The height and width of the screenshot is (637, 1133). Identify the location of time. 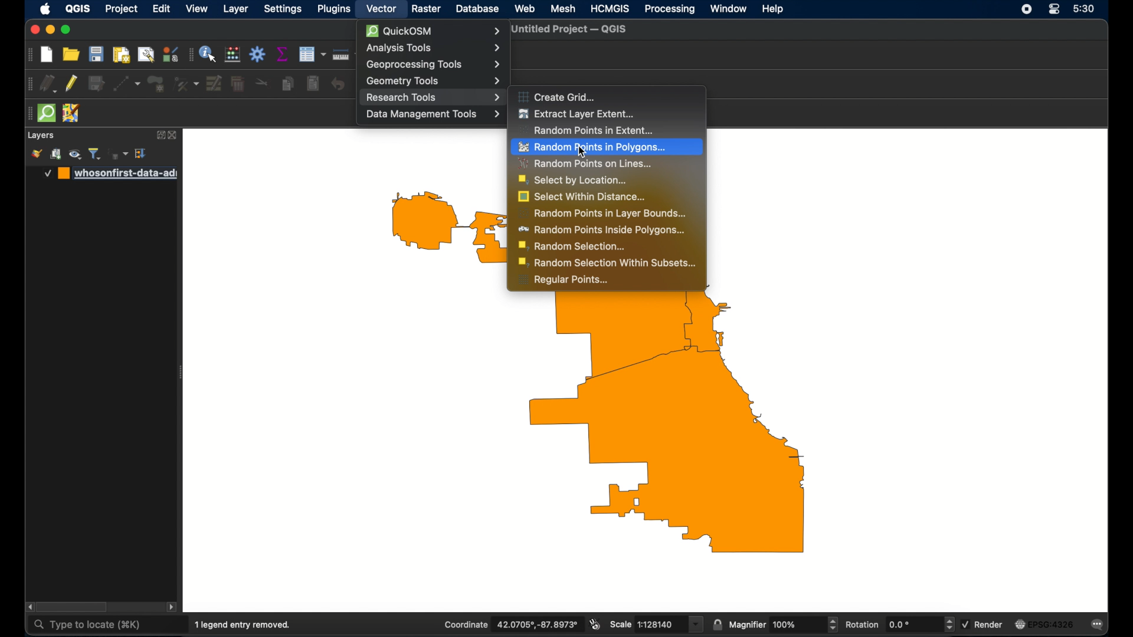
(1084, 8).